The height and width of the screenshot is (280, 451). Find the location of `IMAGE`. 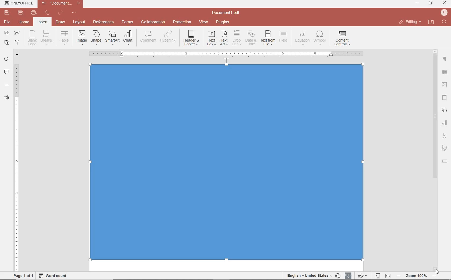

IMAGE is located at coordinates (445, 85).